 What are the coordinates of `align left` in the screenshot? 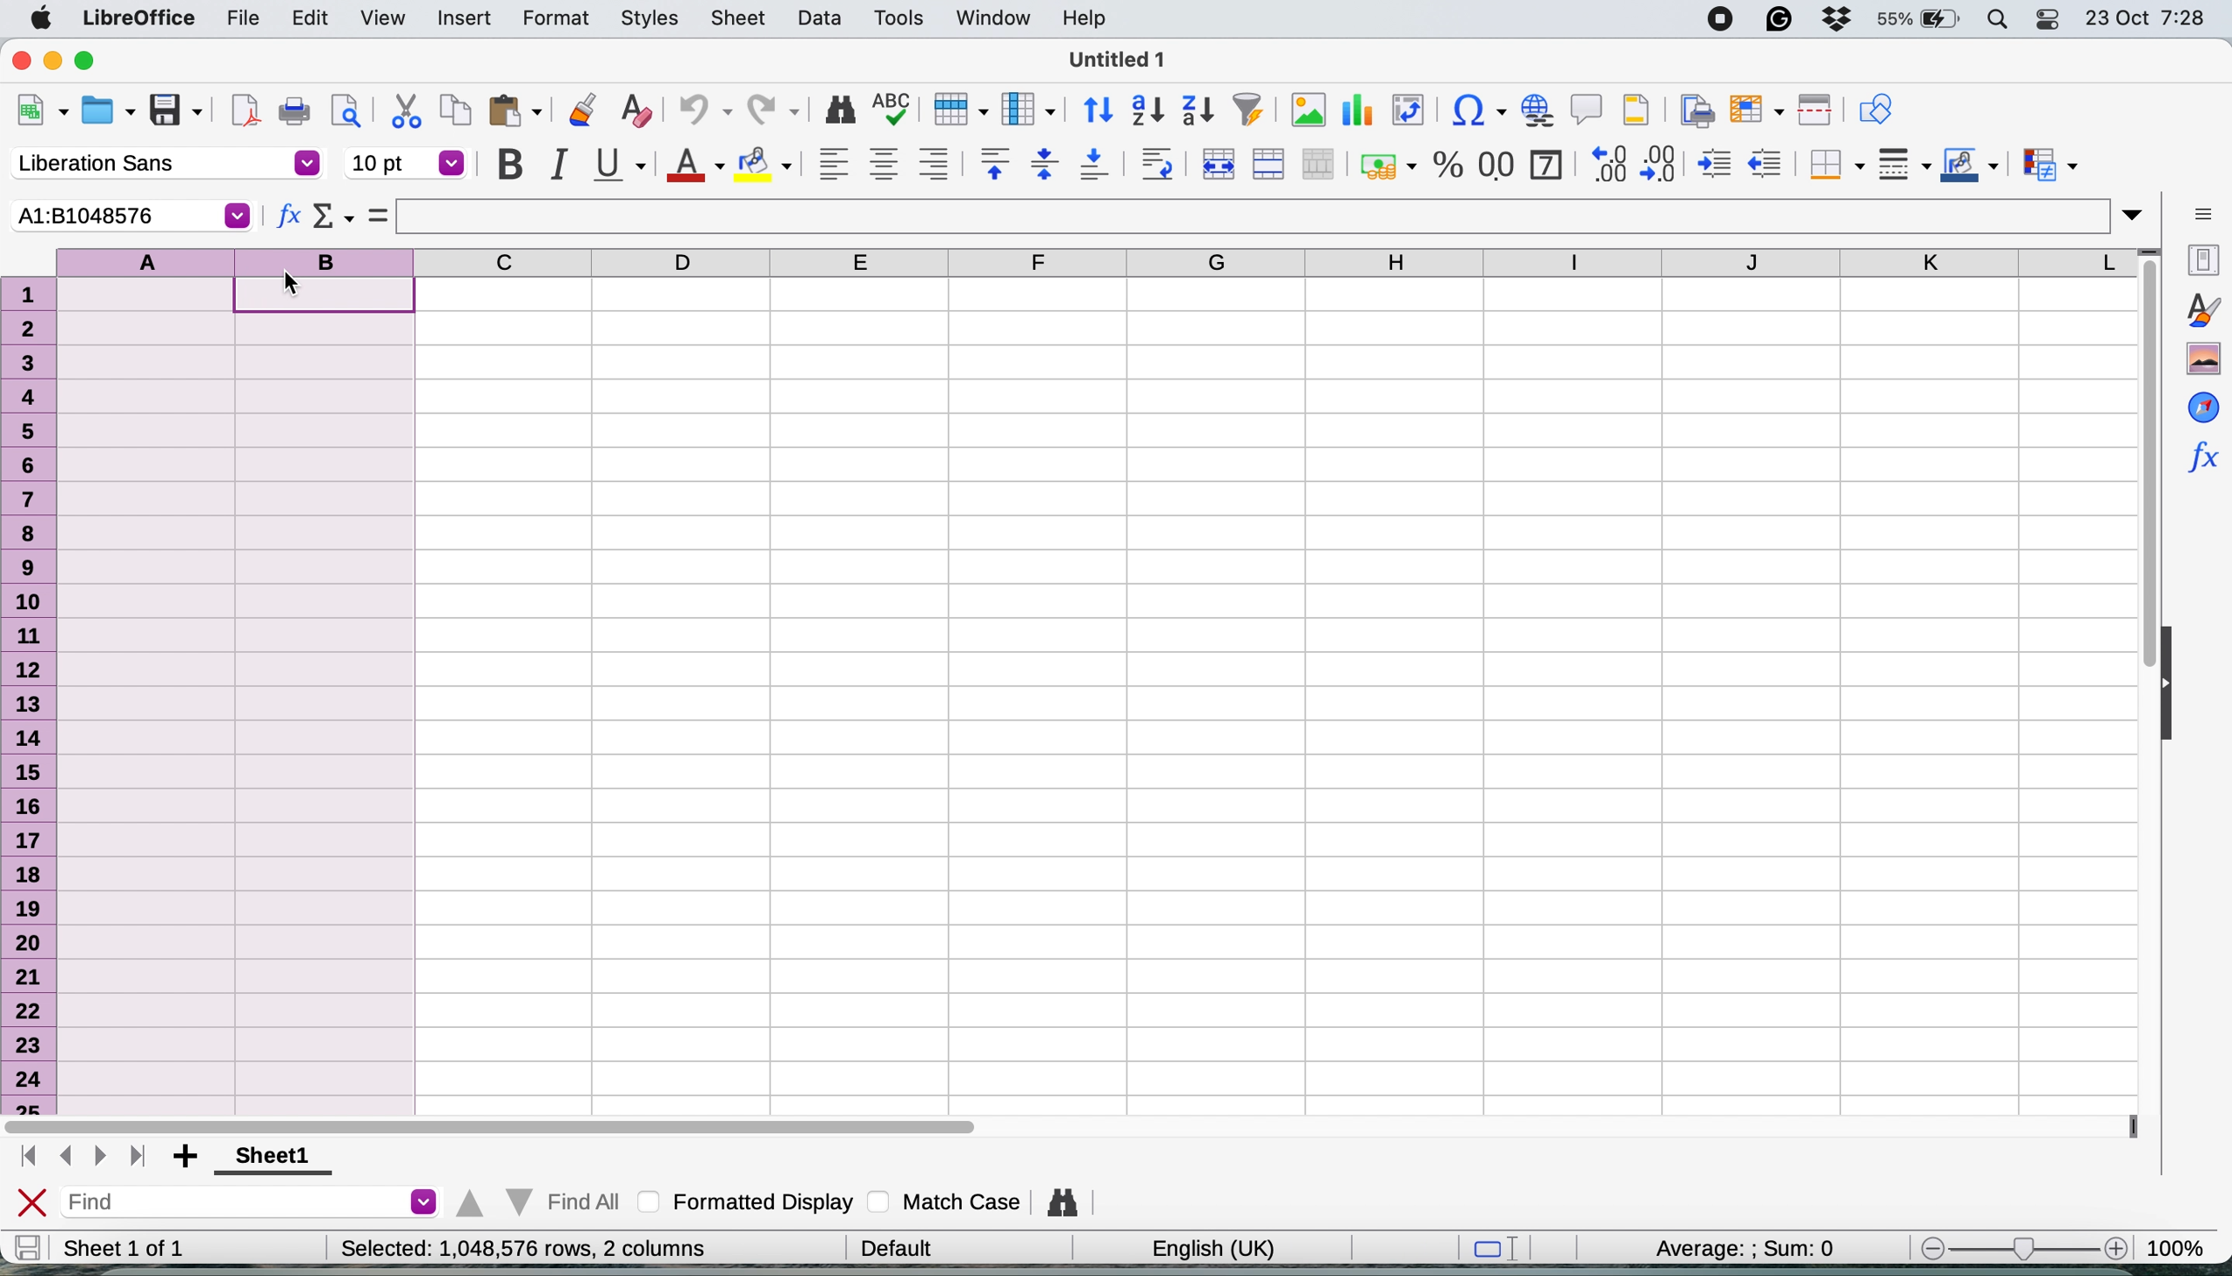 It's located at (829, 162).